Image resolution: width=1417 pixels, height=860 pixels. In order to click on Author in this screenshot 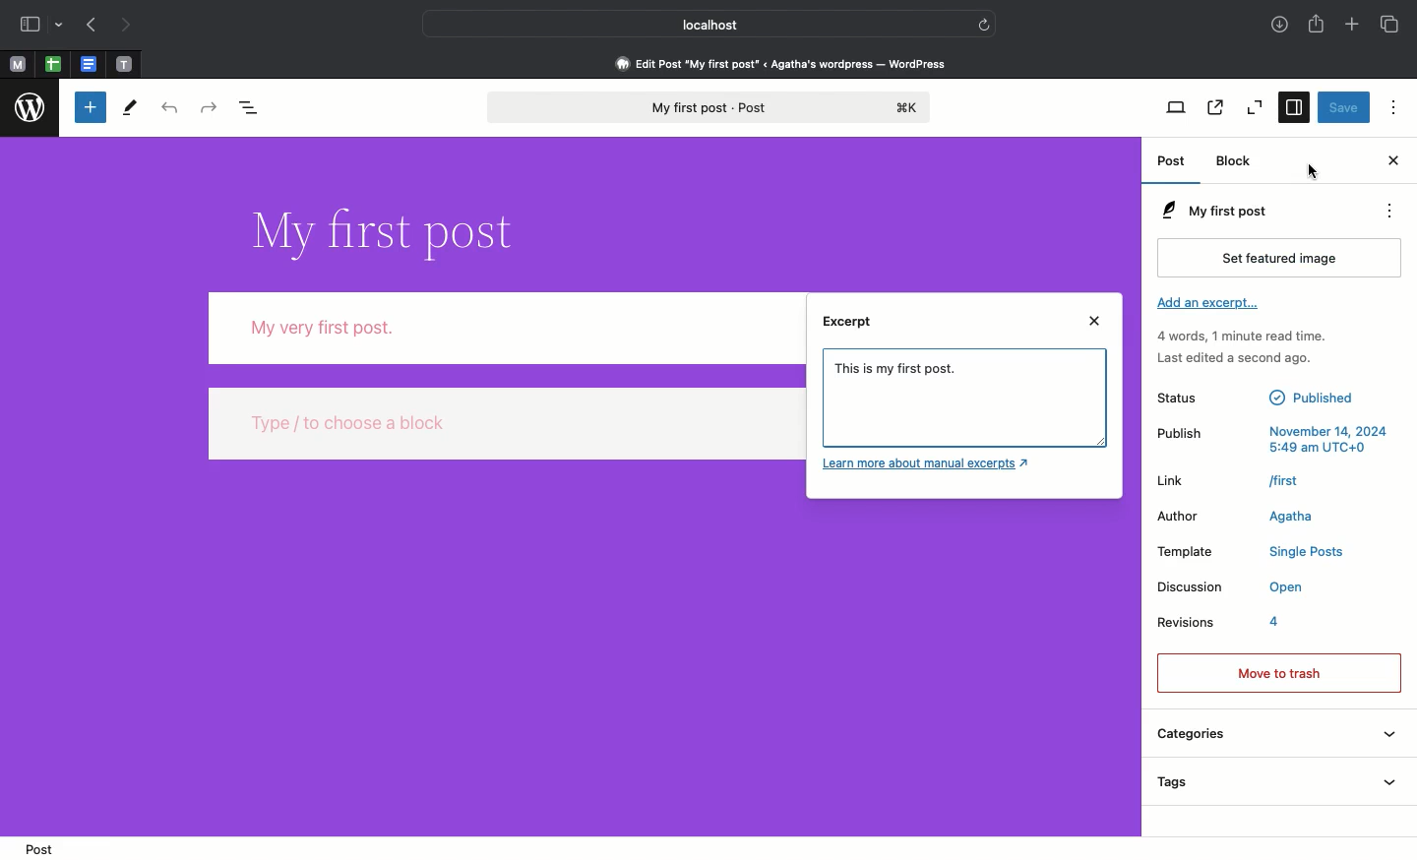, I will do `click(1245, 516)`.